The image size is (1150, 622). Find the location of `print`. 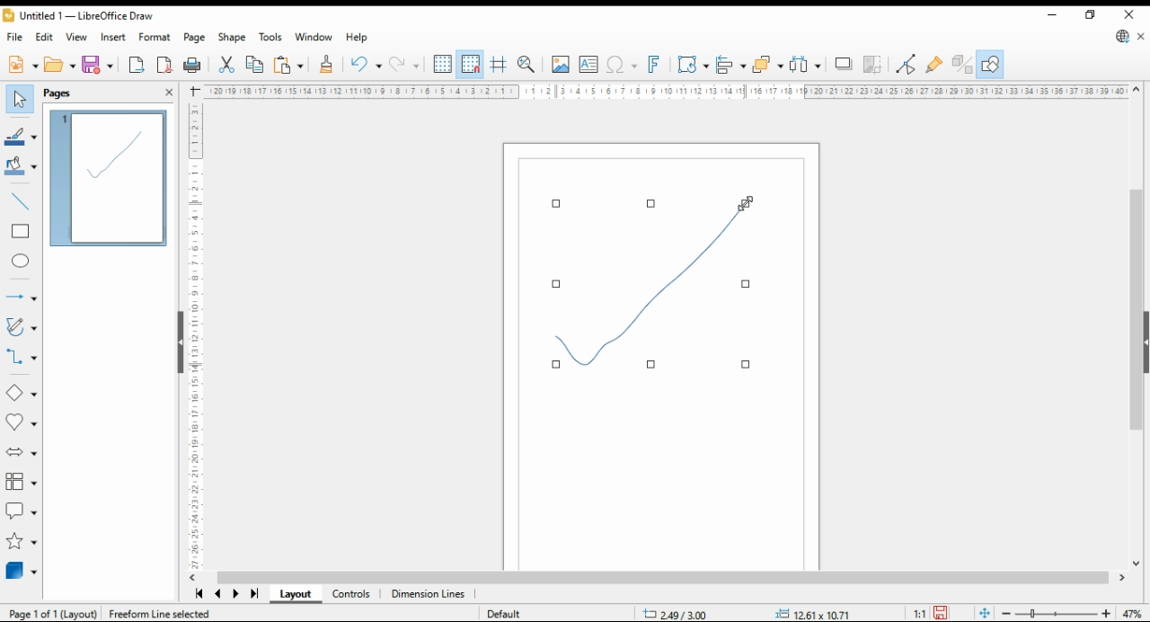

print is located at coordinates (193, 66).